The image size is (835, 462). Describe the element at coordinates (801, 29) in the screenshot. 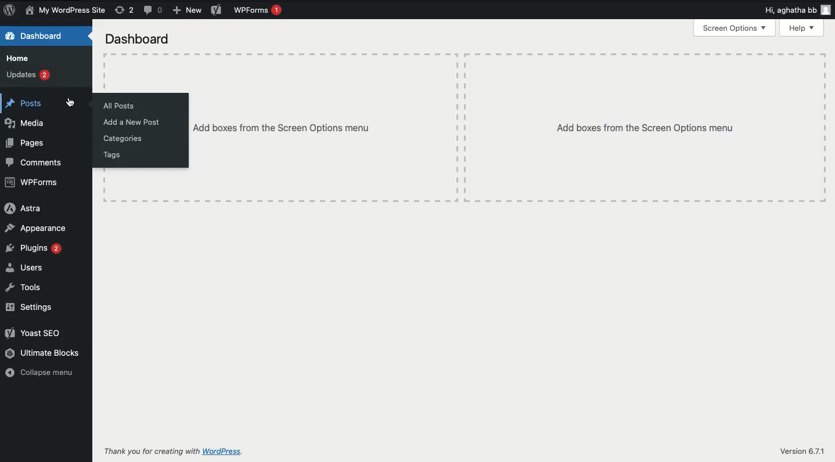

I see `Help` at that location.